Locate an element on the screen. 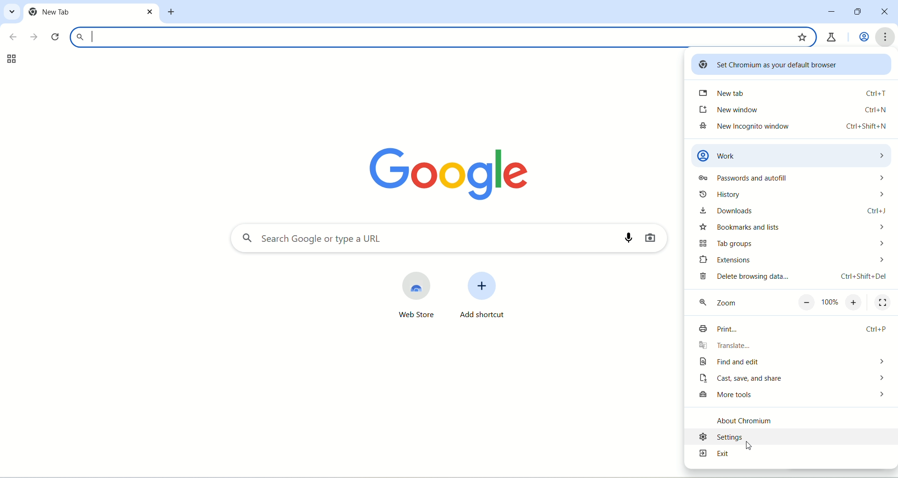 Image resolution: width=898 pixels, height=478 pixels. cursor is located at coordinates (749, 445).